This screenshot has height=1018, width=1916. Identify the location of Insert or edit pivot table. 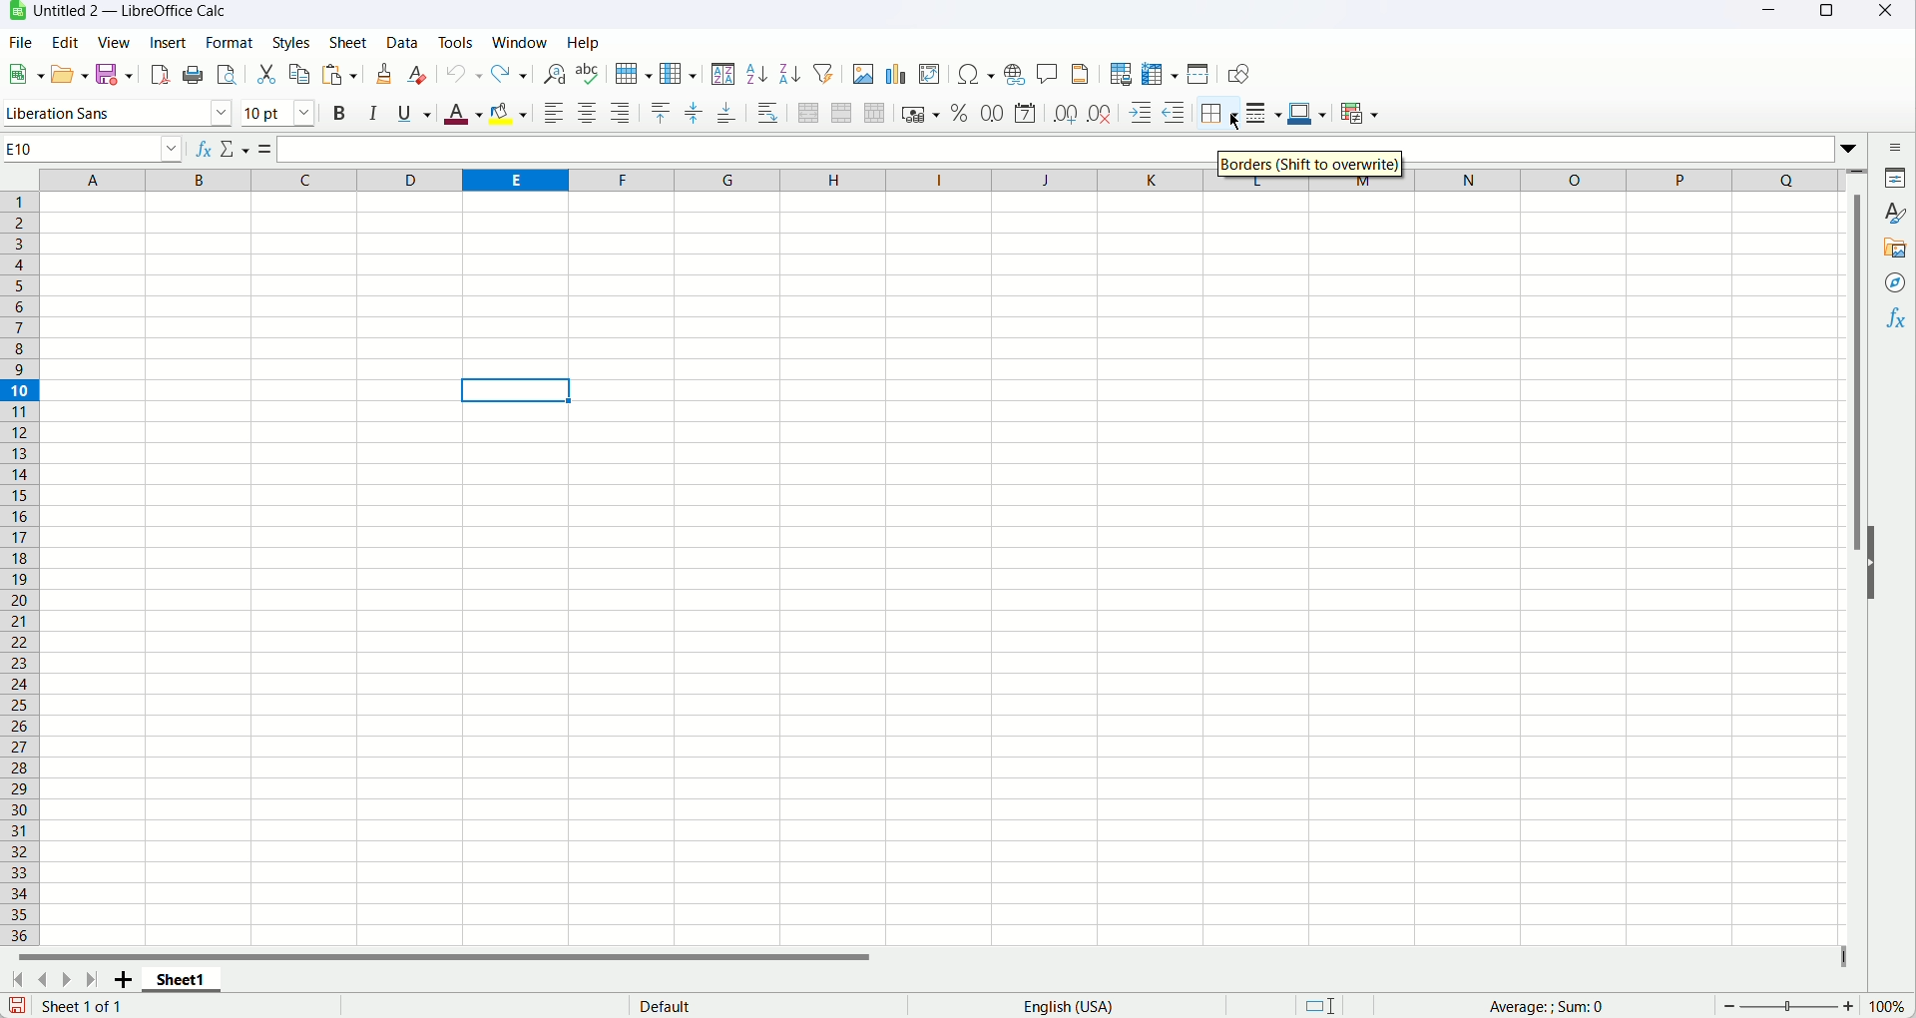
(930, 75).